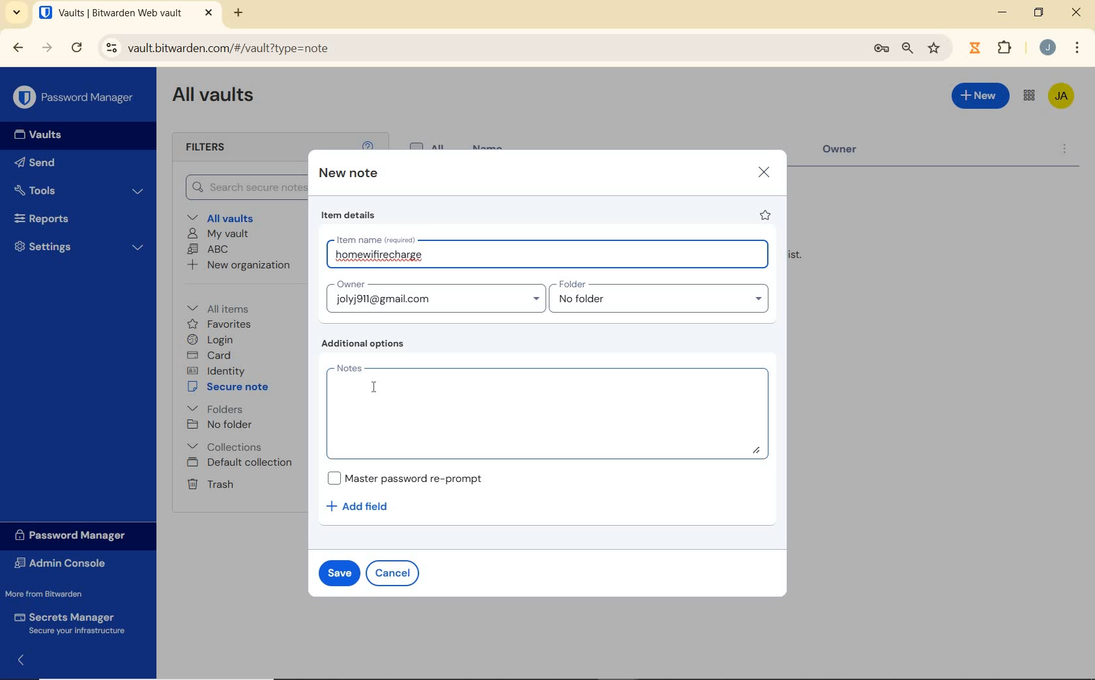  Describe the element at coordinates (935, 49) in the screenshot. I see `bookmark` at that location.